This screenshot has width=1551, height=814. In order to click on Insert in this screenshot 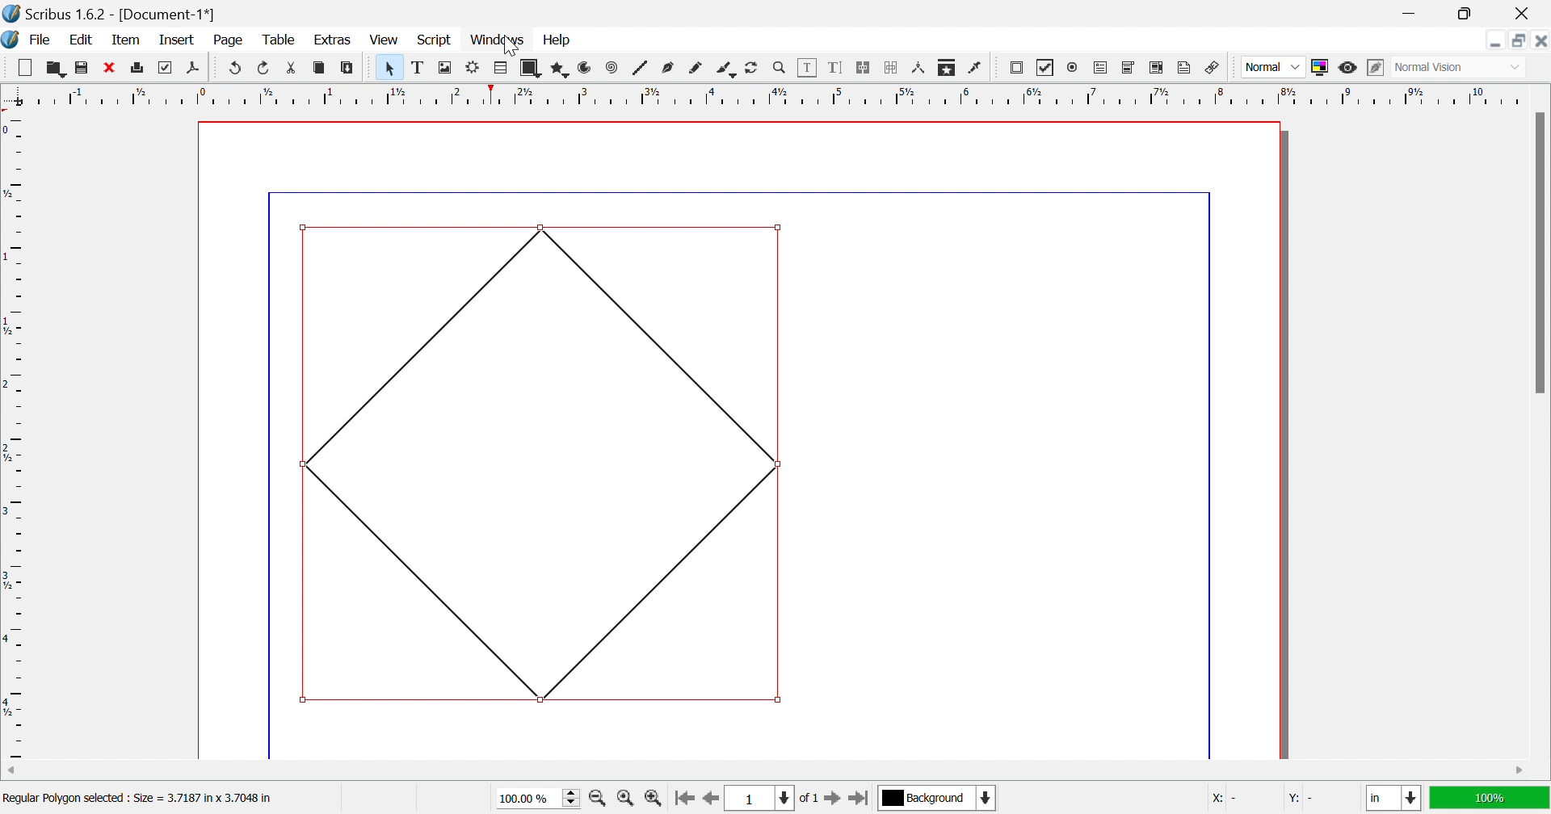, I will do `click(177, 39)`.